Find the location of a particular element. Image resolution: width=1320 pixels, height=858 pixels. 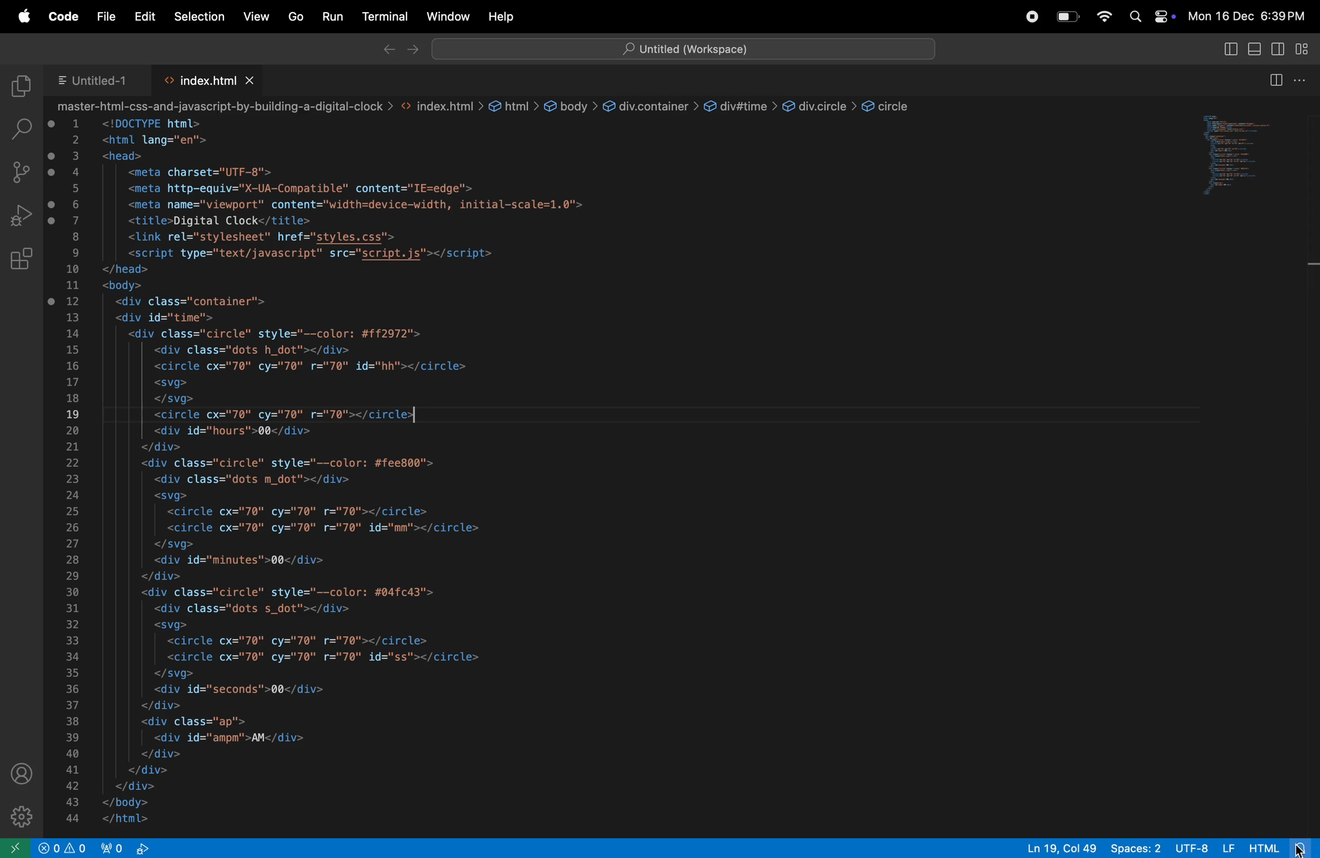

html  is located at coordinates (1261, 847).